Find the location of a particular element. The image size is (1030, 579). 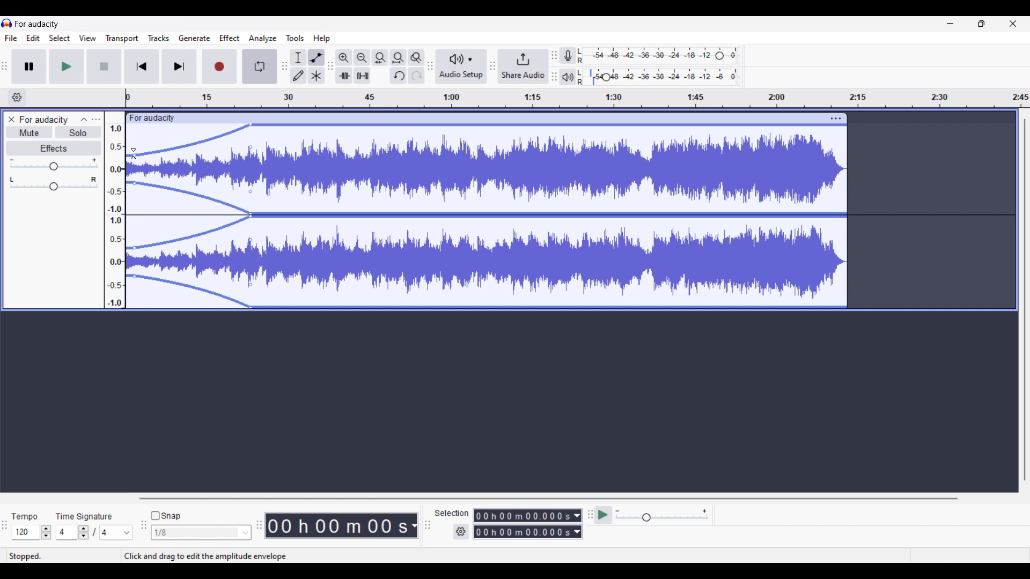

Cursor position unchanged after dragging waves closer is located at coordinates (134, 154).